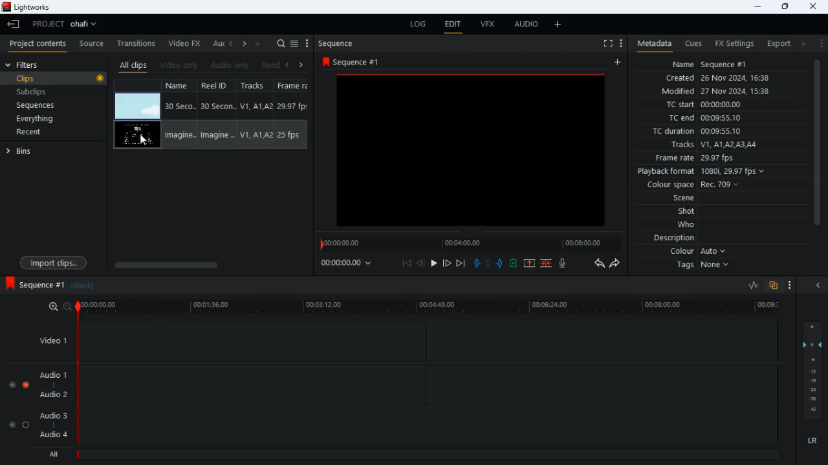 The image size is (828, 465). I want to click on video only, so click(181, 63).